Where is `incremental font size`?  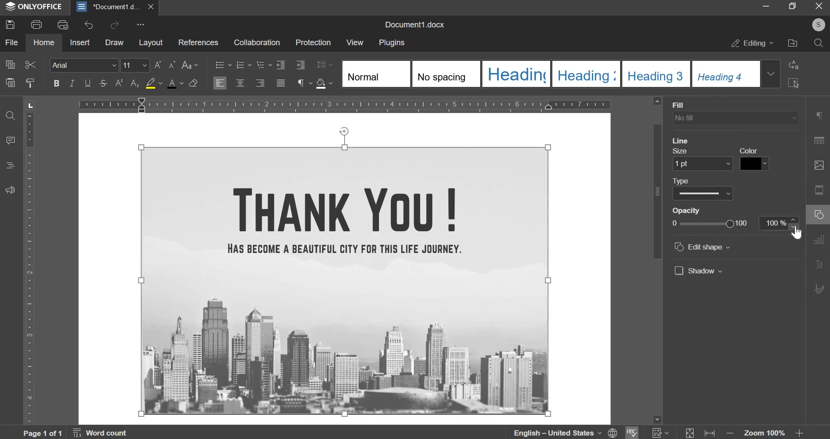
incremental font size is located at coordinates (159, 65).